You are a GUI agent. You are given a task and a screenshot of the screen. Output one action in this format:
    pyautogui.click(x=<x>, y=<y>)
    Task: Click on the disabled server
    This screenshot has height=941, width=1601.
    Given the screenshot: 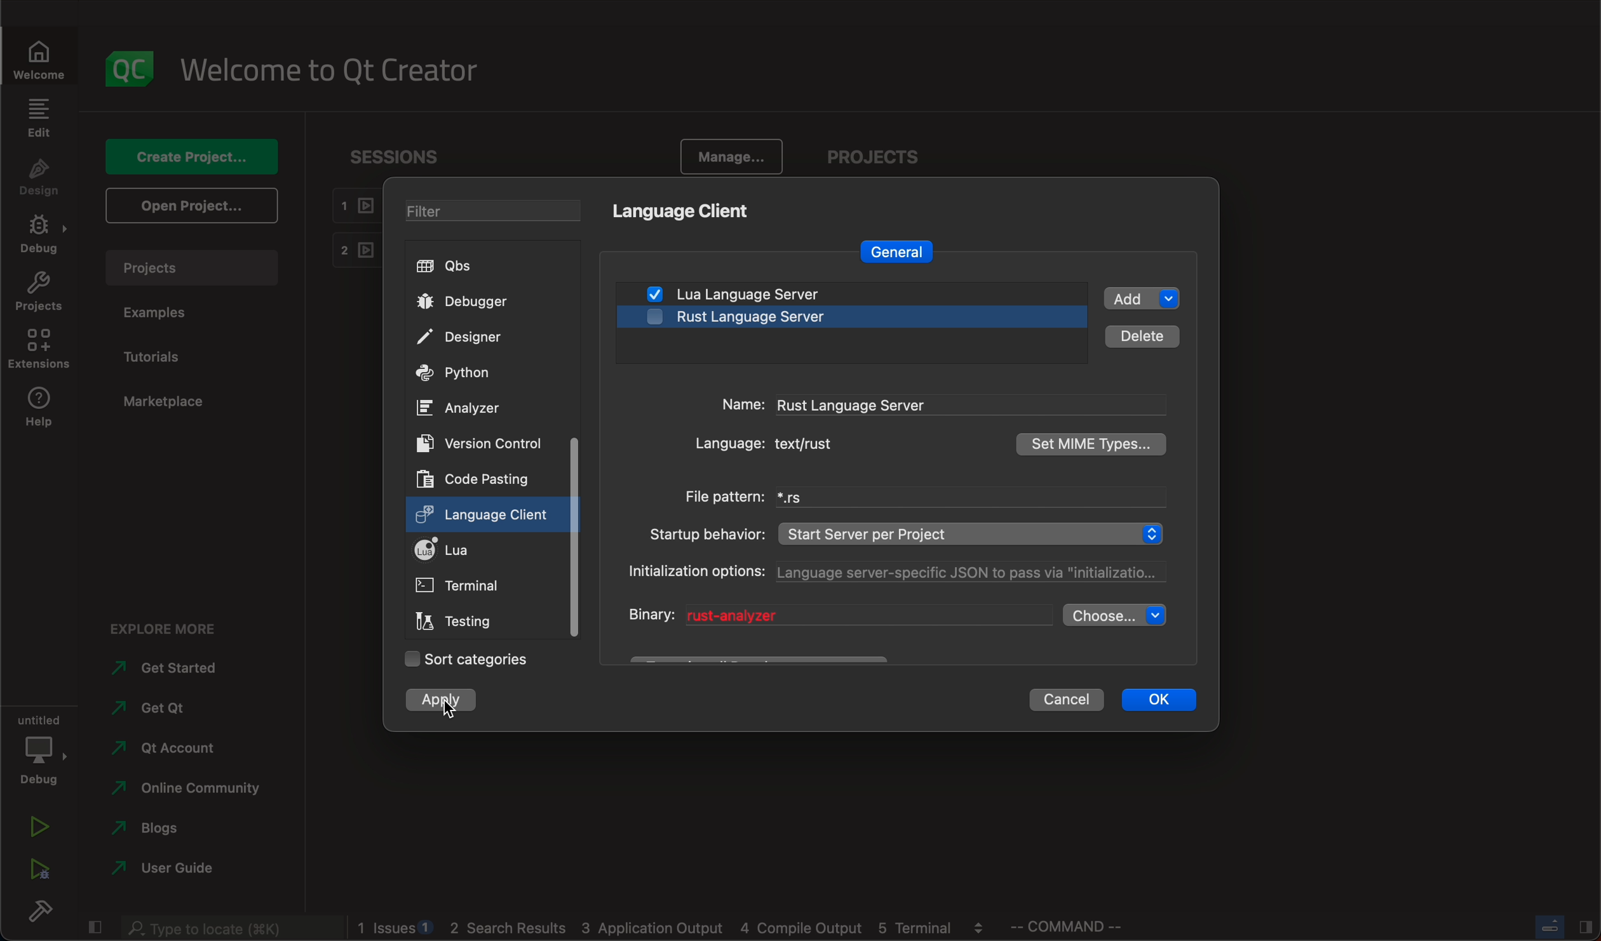 What is the action you would take?
    pyautogui.click(x=845, y=320)
    